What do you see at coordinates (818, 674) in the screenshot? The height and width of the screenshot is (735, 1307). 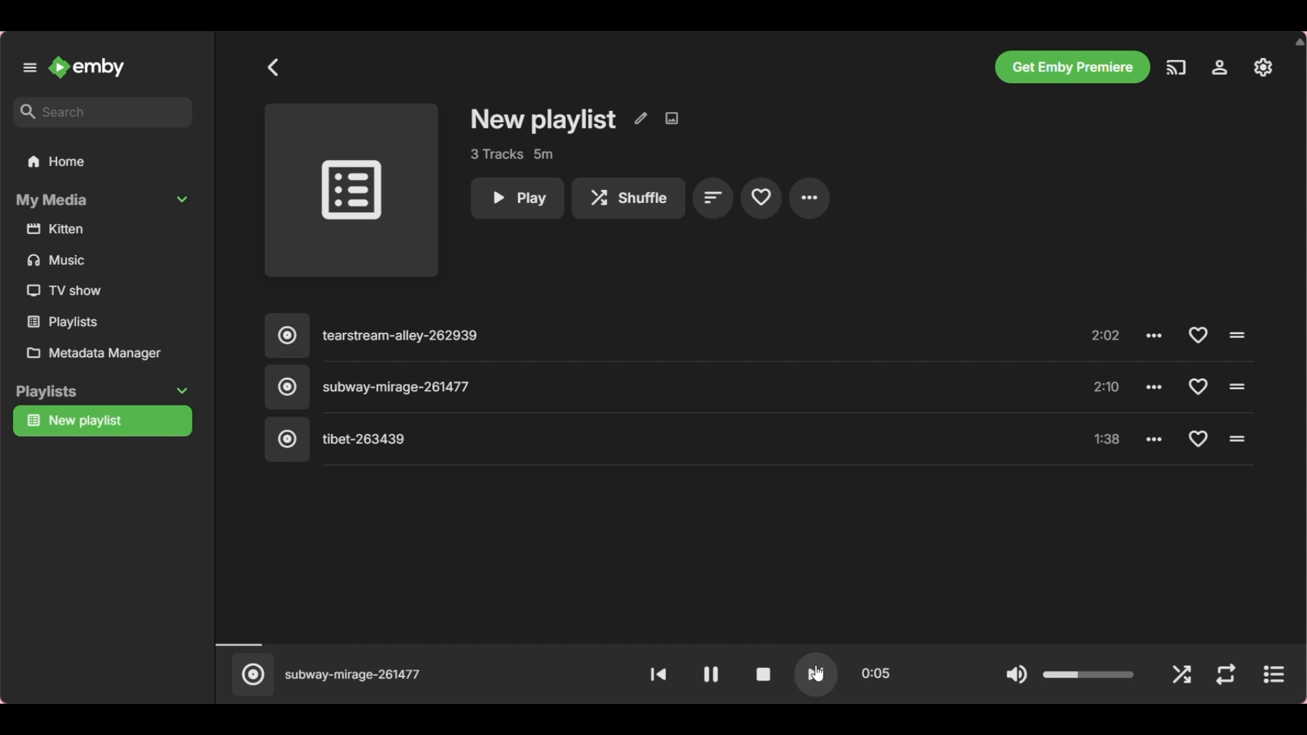 I see `cursor` at bounding box center [818, 674].